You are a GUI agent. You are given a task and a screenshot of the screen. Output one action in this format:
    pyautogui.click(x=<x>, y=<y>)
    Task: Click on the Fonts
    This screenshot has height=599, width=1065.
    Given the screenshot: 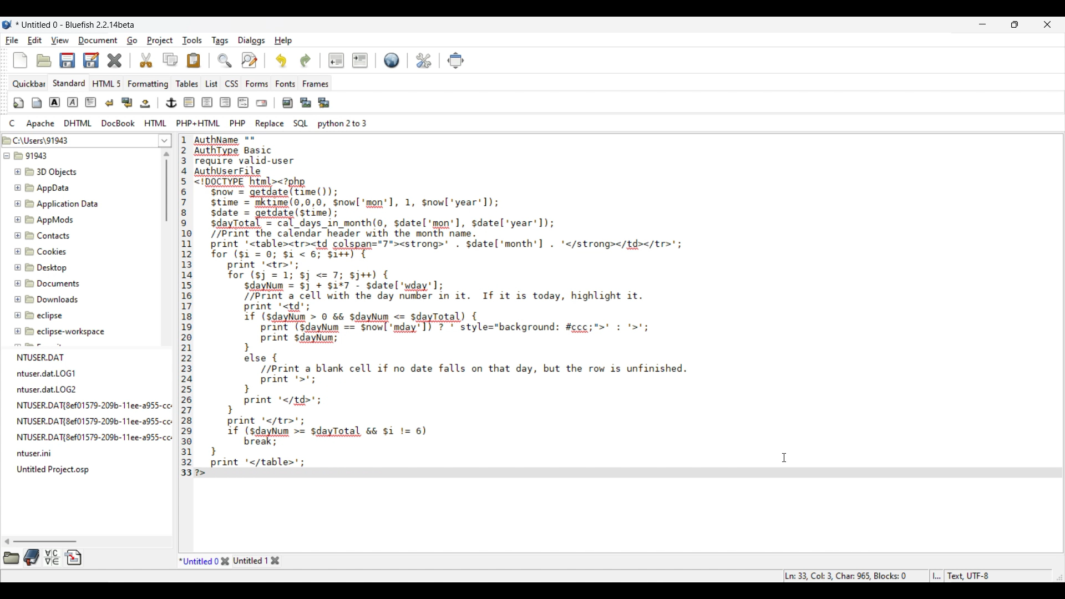 What is the action you would take?
    pyautogui.click(x=286, y=84)
    